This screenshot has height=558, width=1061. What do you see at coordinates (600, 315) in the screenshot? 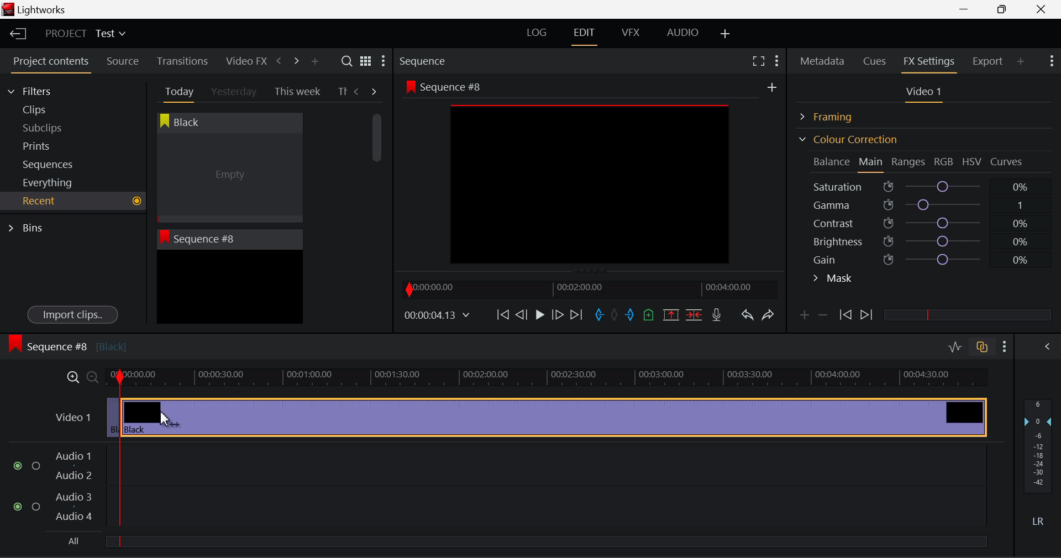
I see `Mark In` at bounding box center [600, 315].